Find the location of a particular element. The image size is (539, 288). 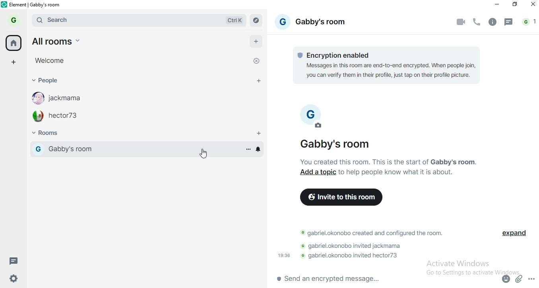

attachment is located at coordinates (520, 278).